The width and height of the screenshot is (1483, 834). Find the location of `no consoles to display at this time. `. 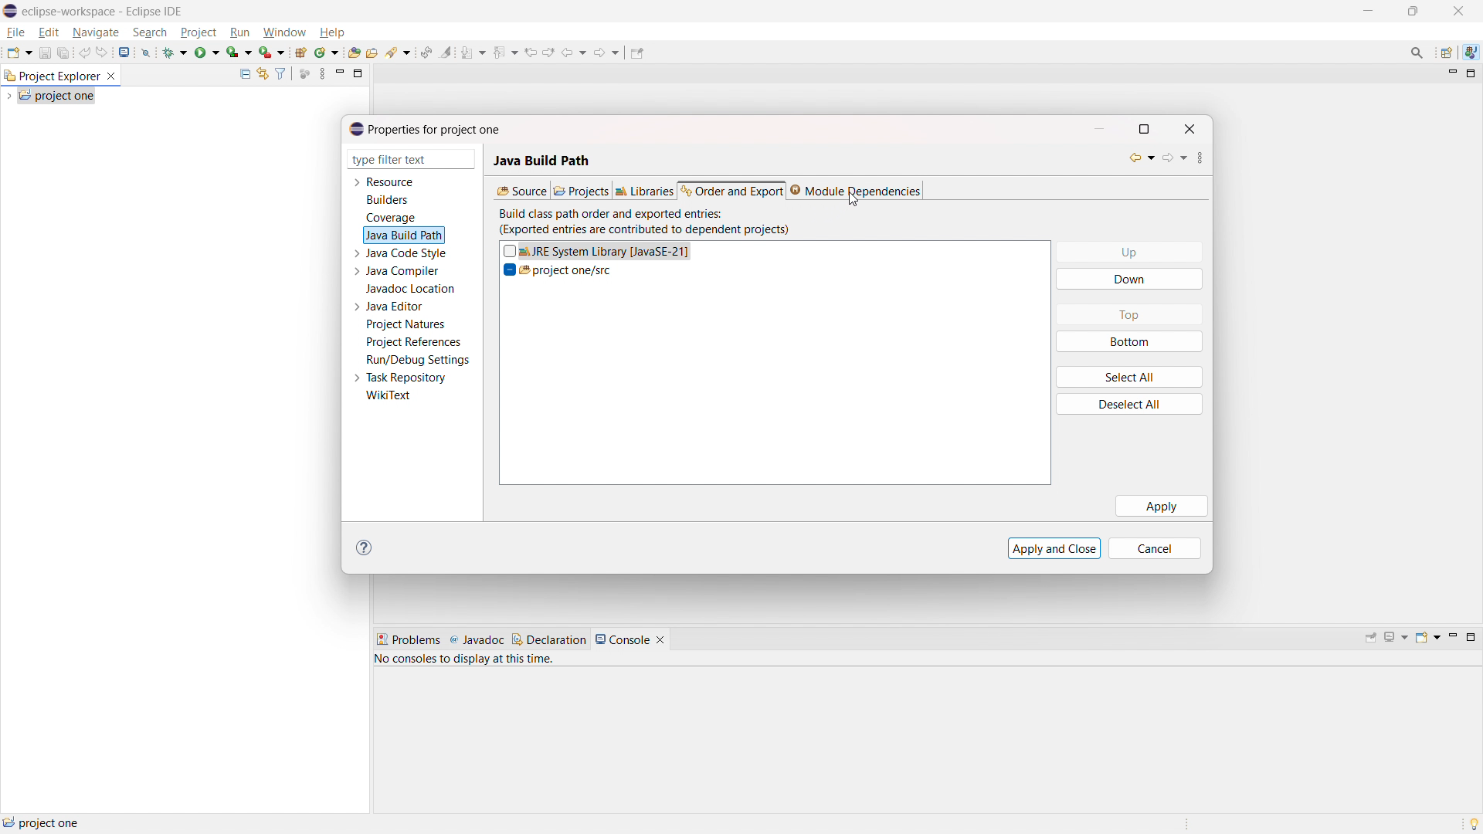

no consoles to display at this time.  is located at coordinates (467, 662).